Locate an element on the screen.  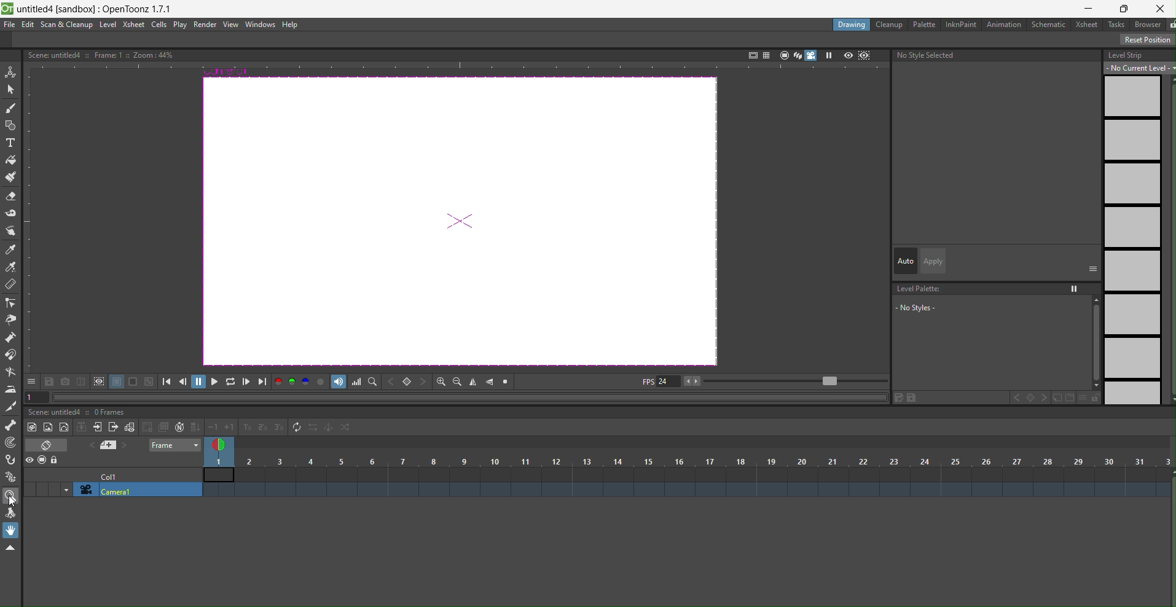
 is located at coordinates (11, 249).